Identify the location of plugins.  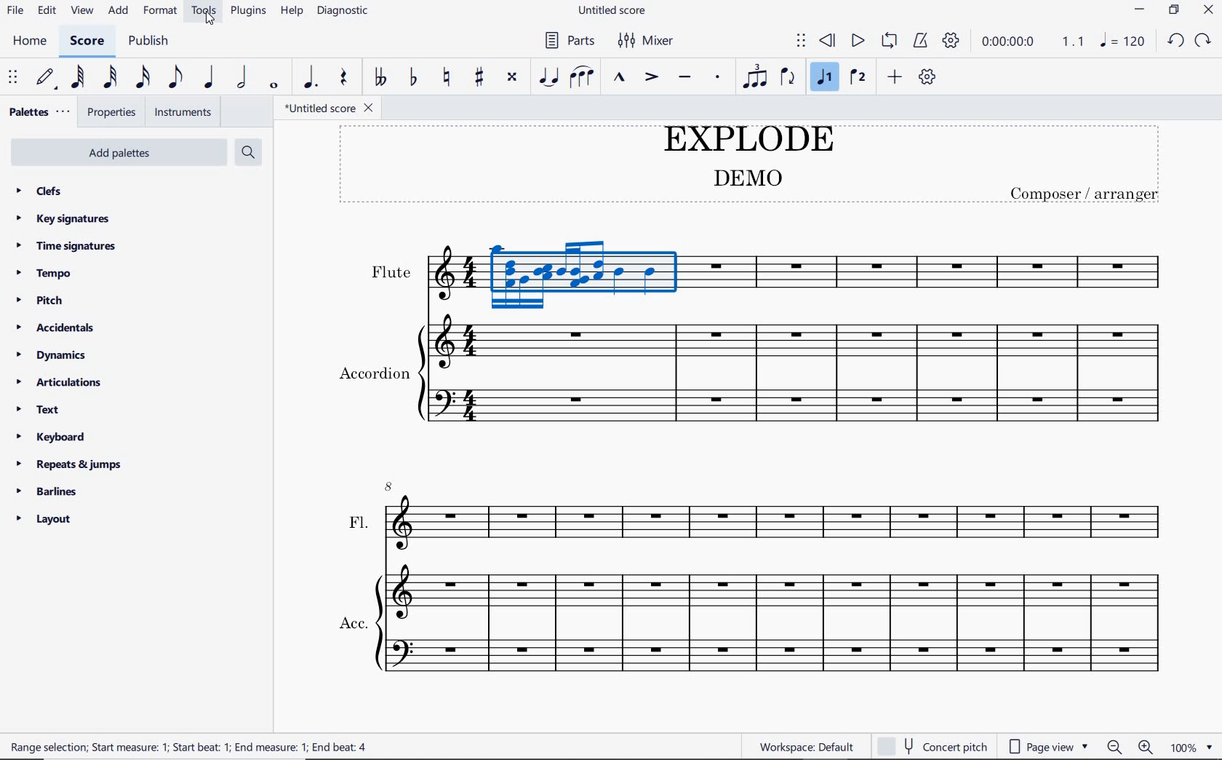
(248, 12).